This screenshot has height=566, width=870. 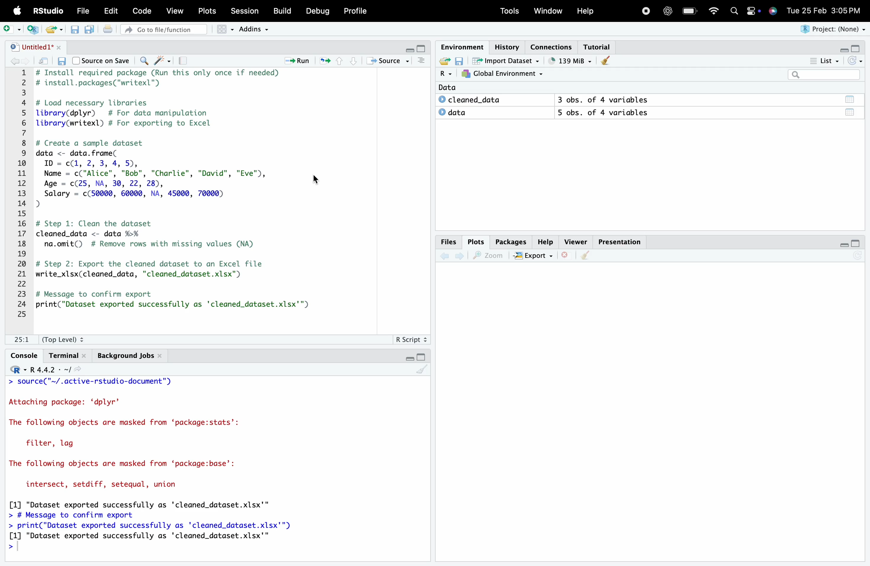 What do you see at coordinates (423, 370) in the screenshot?
I see `Clear console` at bounding box center [423, 370].